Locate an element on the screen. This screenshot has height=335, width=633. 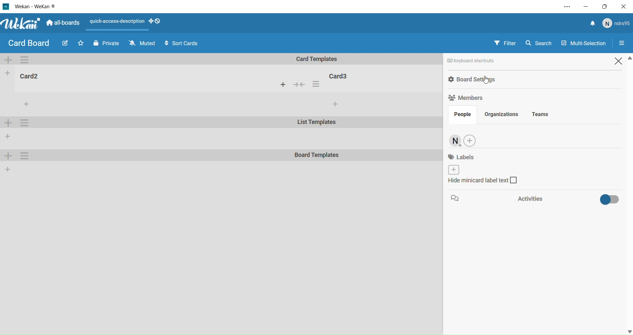
Search is located at coordinates (541, 42).